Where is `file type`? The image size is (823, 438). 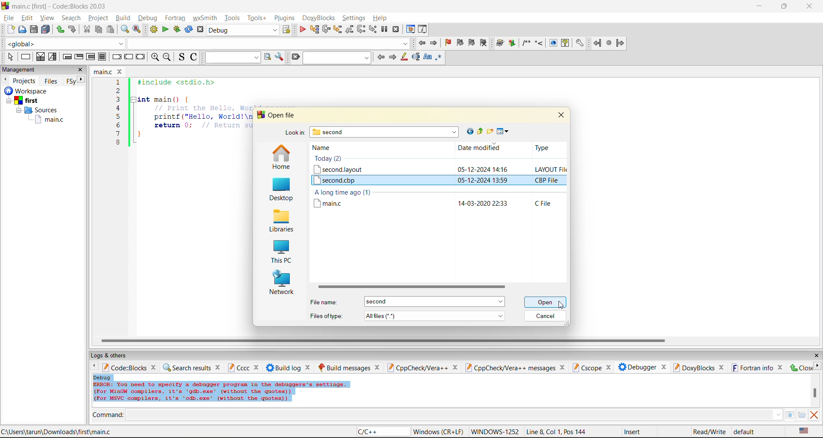 file type is located at coordinates (548, 180).